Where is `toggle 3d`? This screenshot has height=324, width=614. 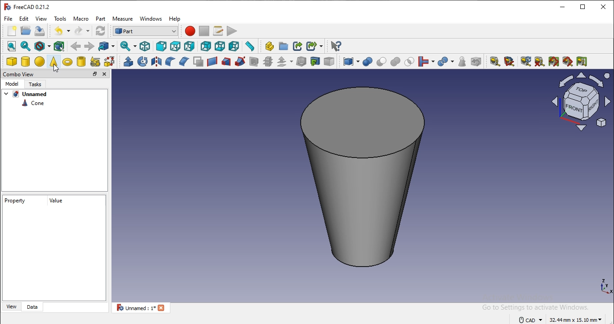 toggle 3d is located at coordinates (567, 61).